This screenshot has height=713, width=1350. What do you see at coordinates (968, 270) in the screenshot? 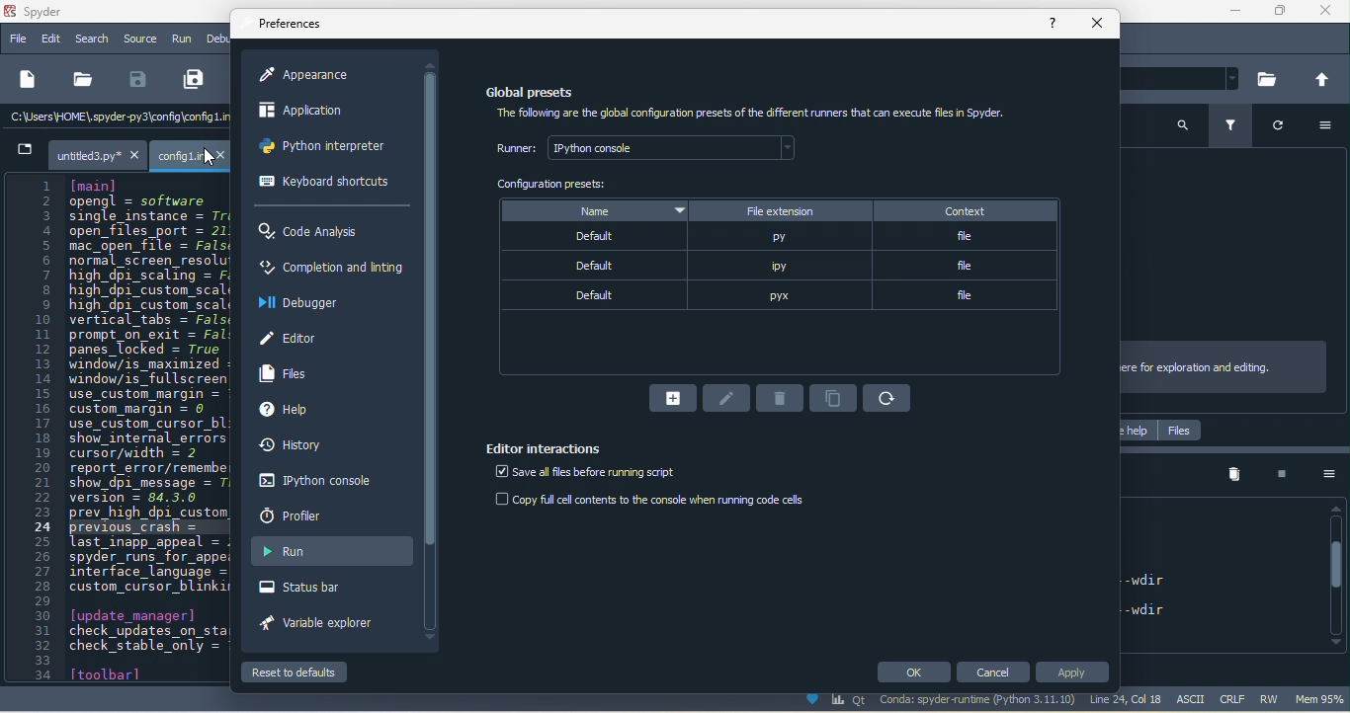
I see `file` at bounding box center [968, 270].